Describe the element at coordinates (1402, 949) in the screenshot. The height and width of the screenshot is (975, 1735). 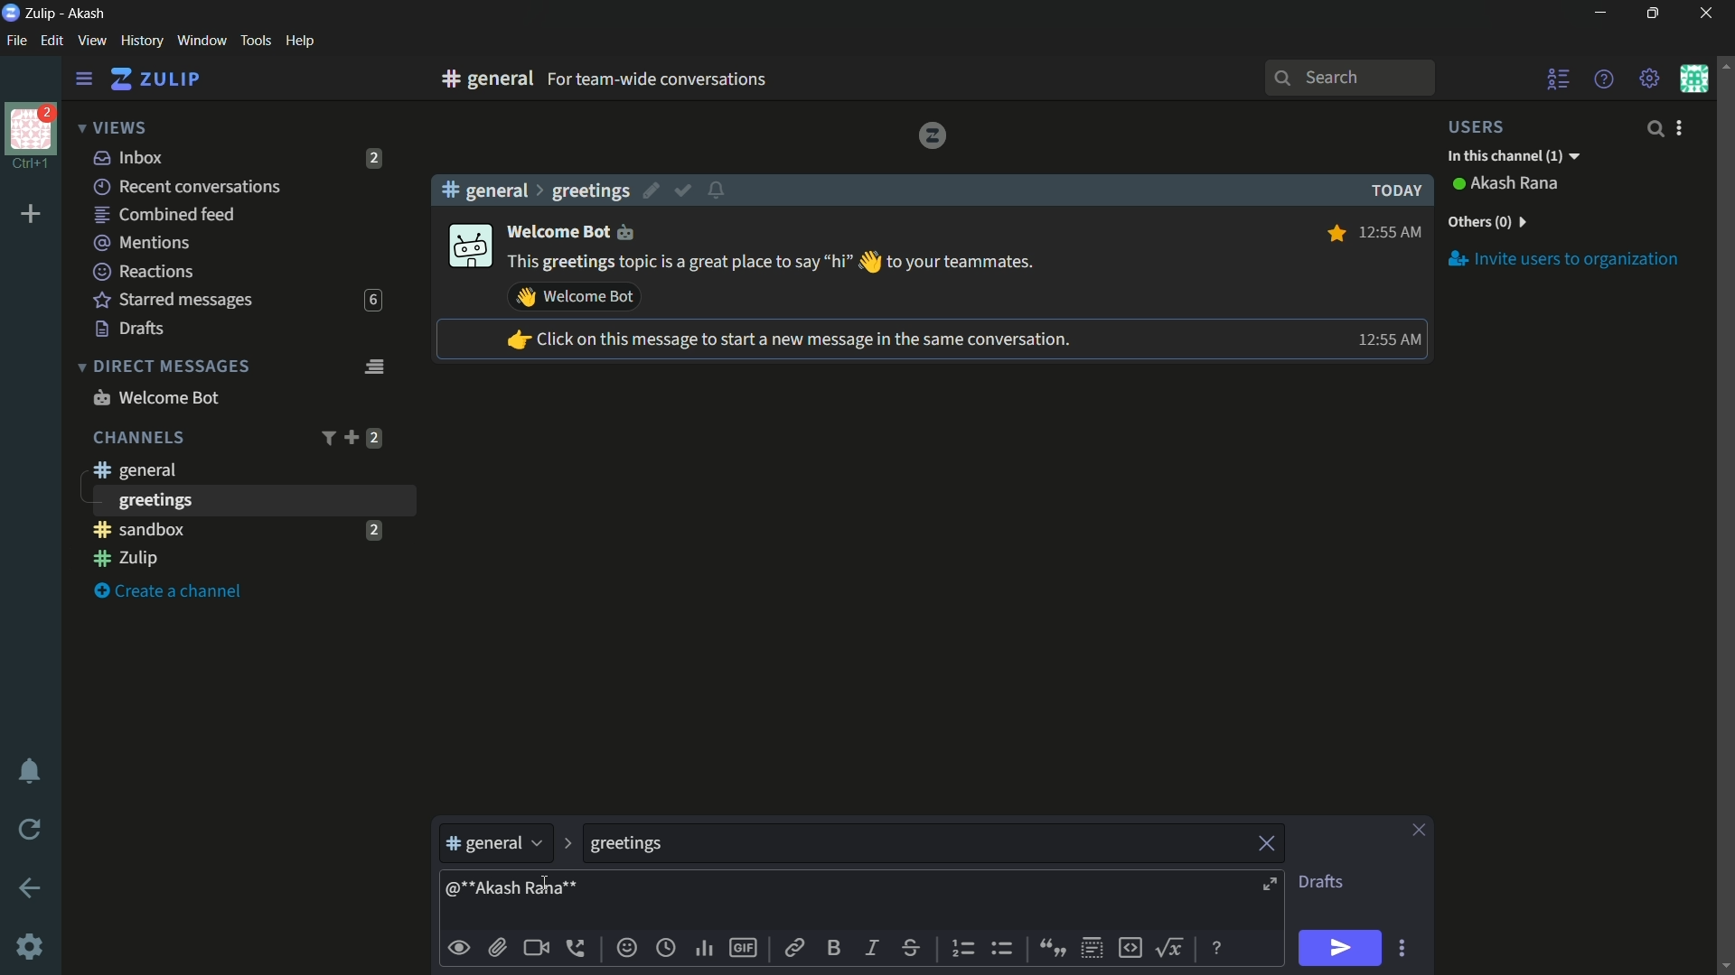
I see `send options` at that location.